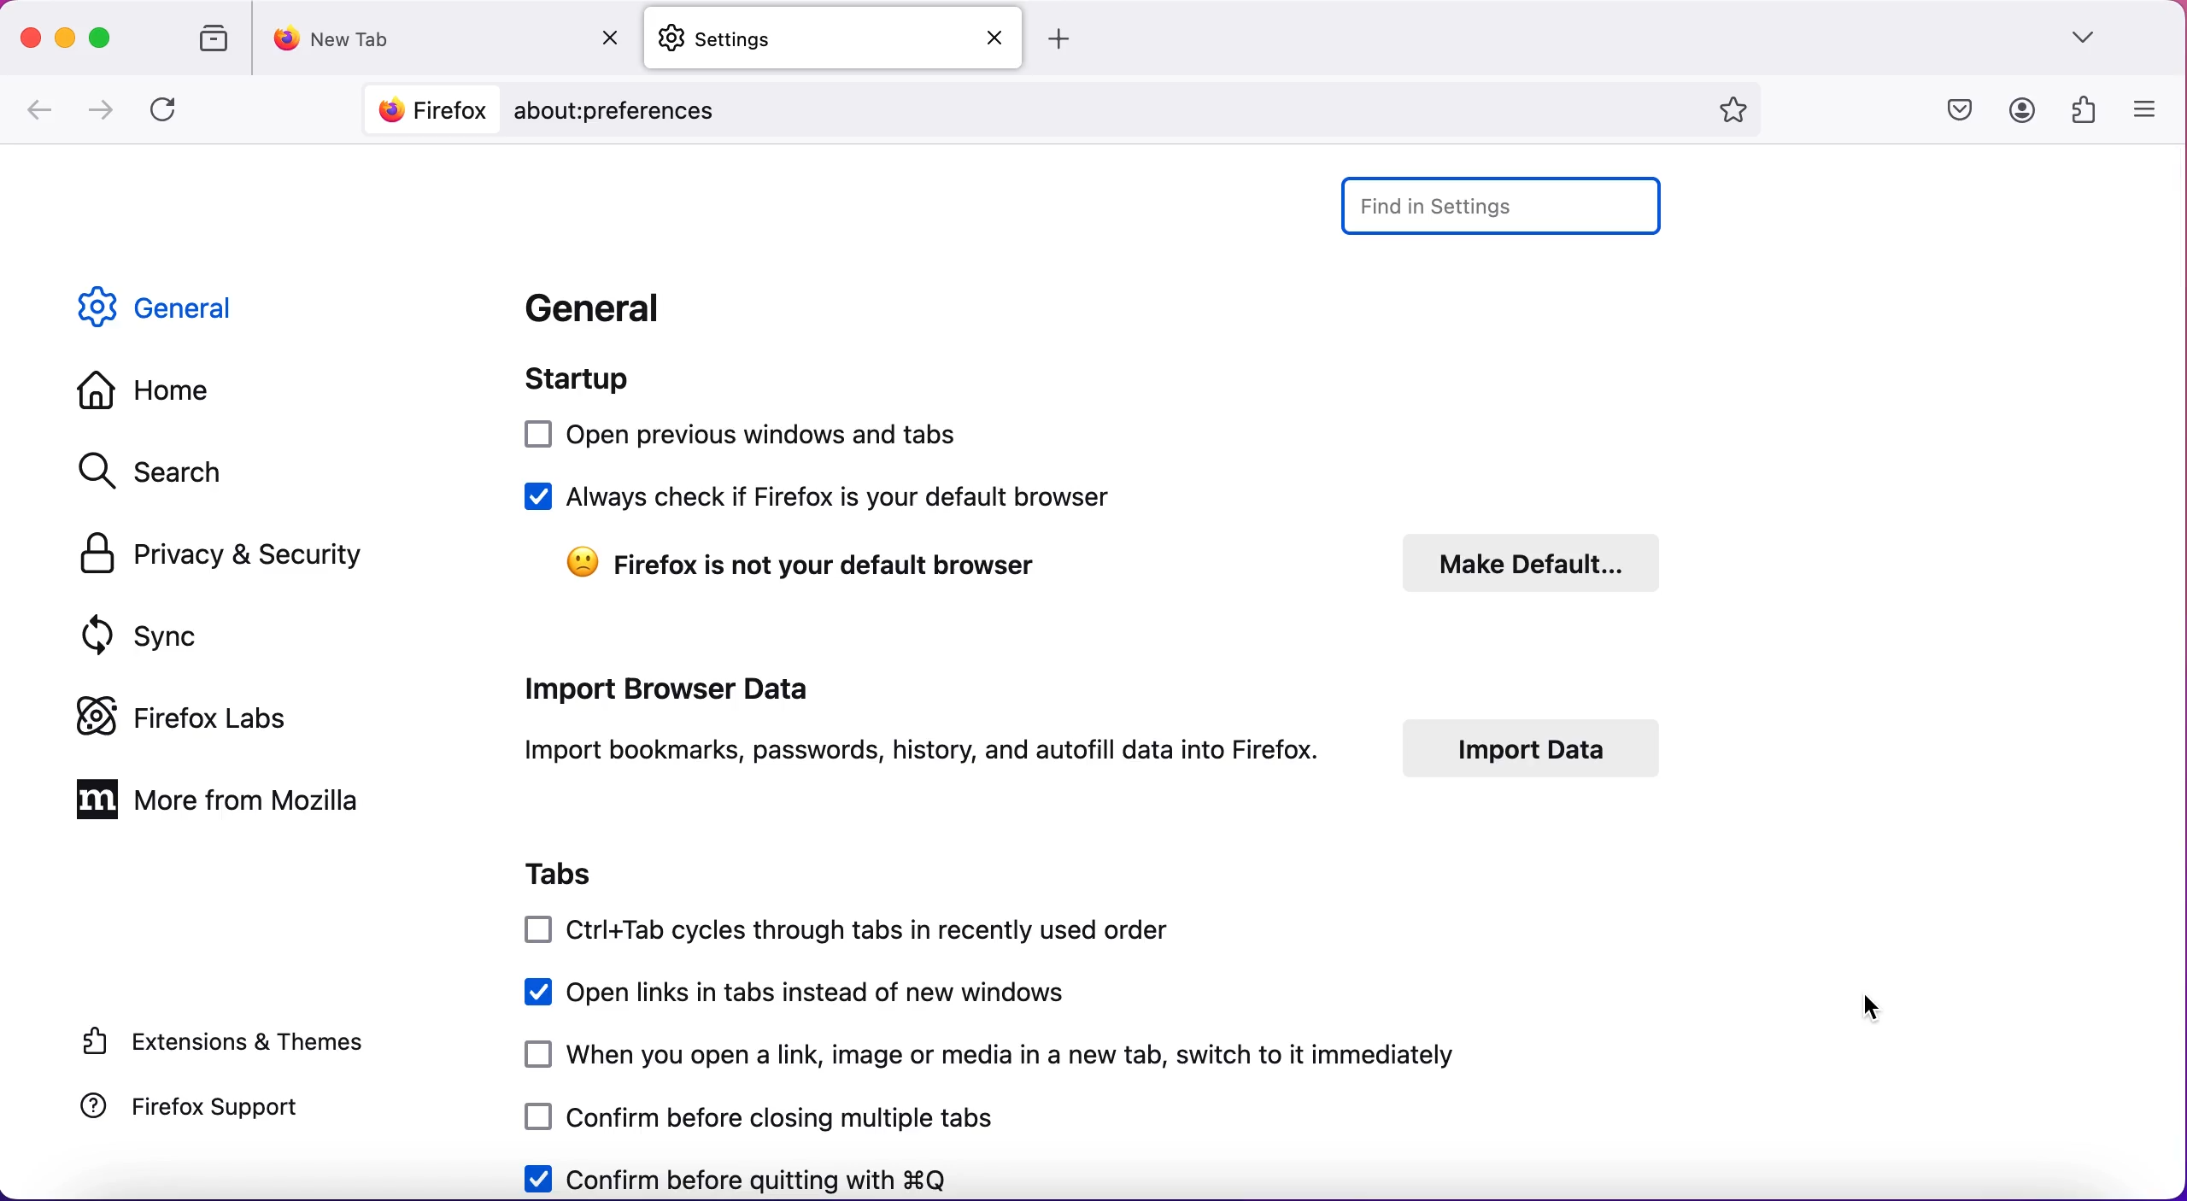  I want to click on import data, so click(1545, 743).